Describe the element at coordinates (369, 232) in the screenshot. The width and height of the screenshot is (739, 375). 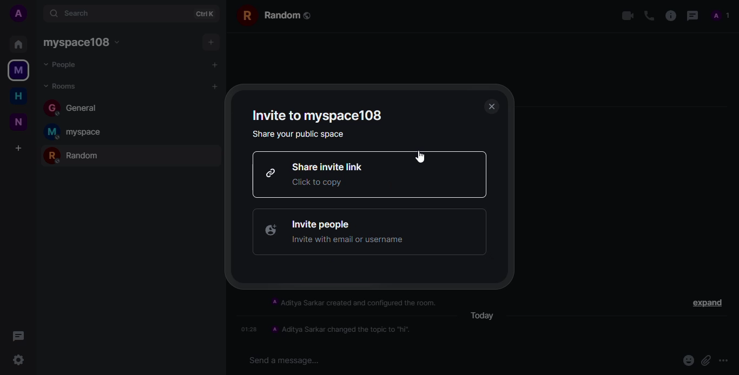
I see `invite people` at that location.